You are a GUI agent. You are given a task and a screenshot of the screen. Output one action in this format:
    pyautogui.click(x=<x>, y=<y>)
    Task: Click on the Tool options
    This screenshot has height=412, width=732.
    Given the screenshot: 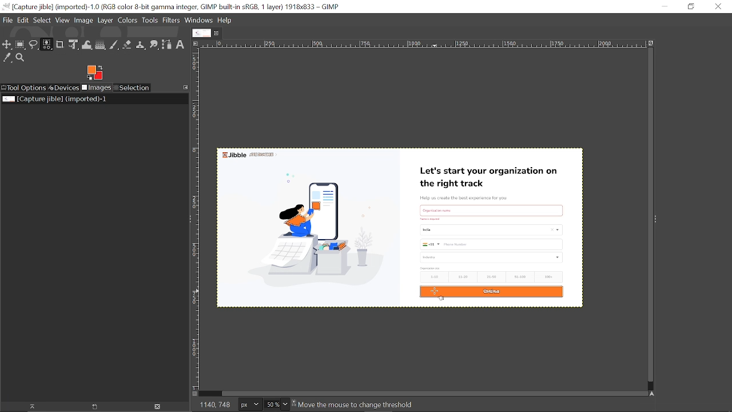 What is the action you would take?
    pyautogui.click(x=23, y=88)
    